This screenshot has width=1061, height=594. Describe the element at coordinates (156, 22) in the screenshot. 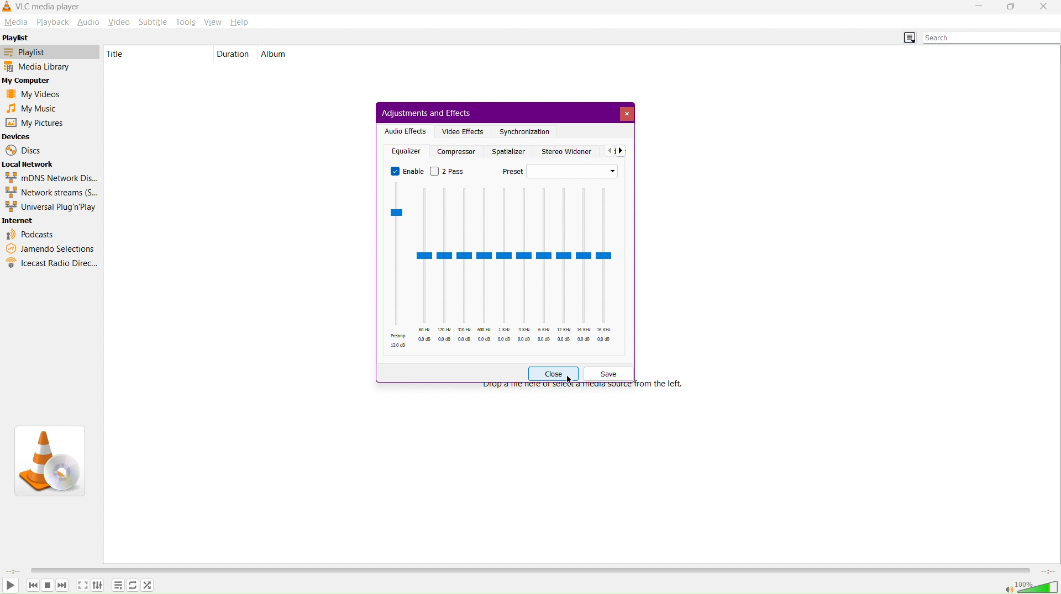

I see `Subtitle` at that location.